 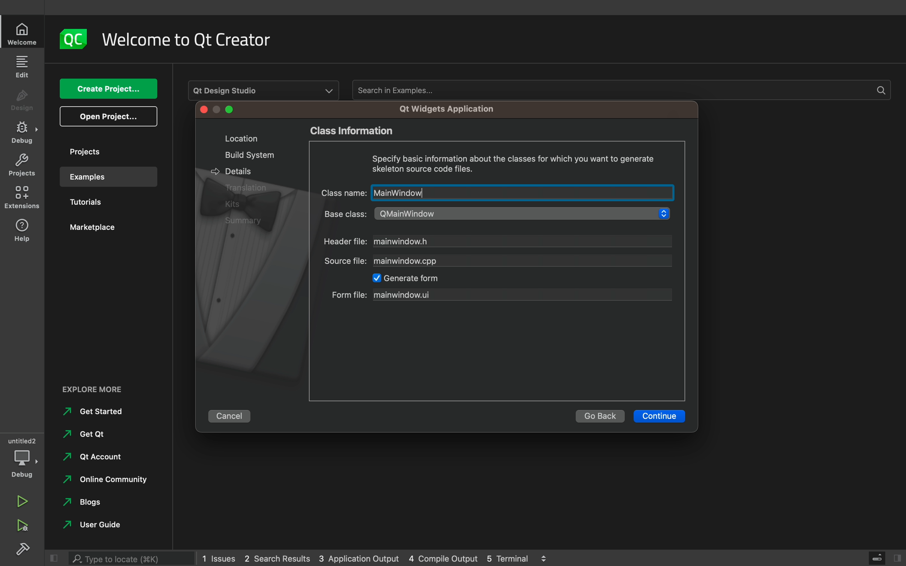 I want to click on header file: mainwindow.h, so click(x=498, y=242).